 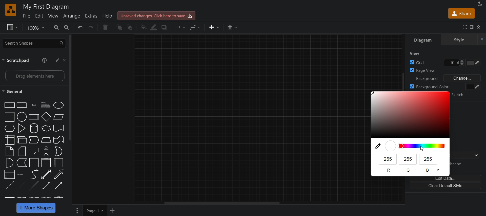 I want to click on fill color, so click(x=144, y=28).